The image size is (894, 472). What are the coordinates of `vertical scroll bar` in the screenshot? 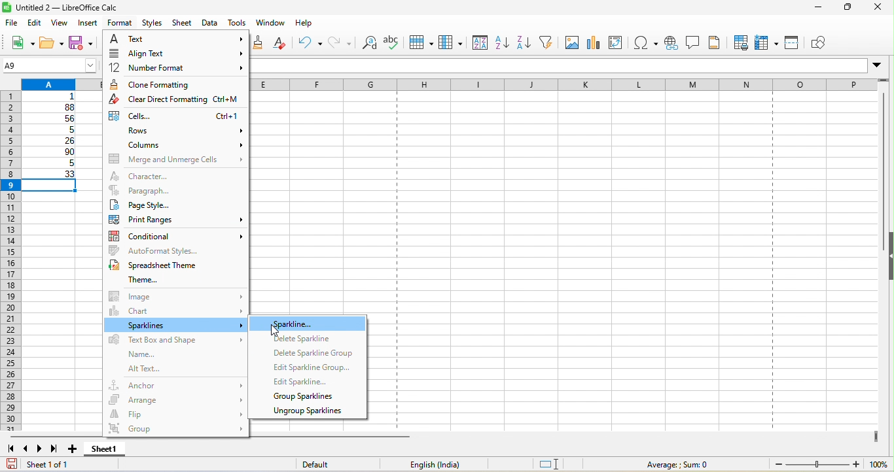 It's located at (881, 171).